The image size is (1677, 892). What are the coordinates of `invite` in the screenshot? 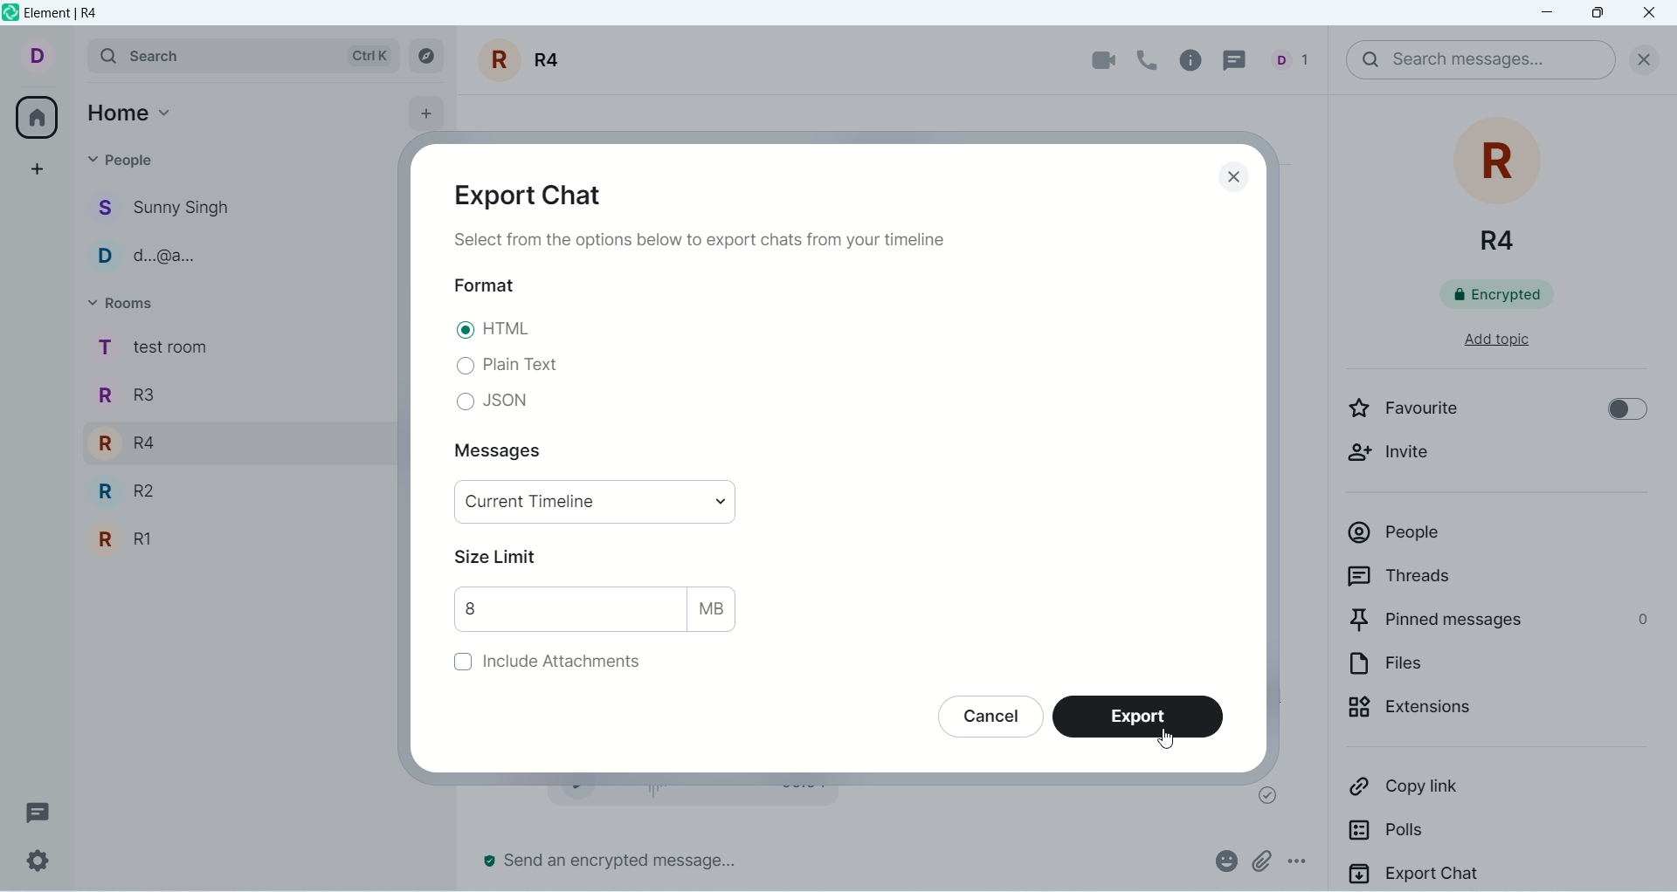 It's located at (1403, 456).